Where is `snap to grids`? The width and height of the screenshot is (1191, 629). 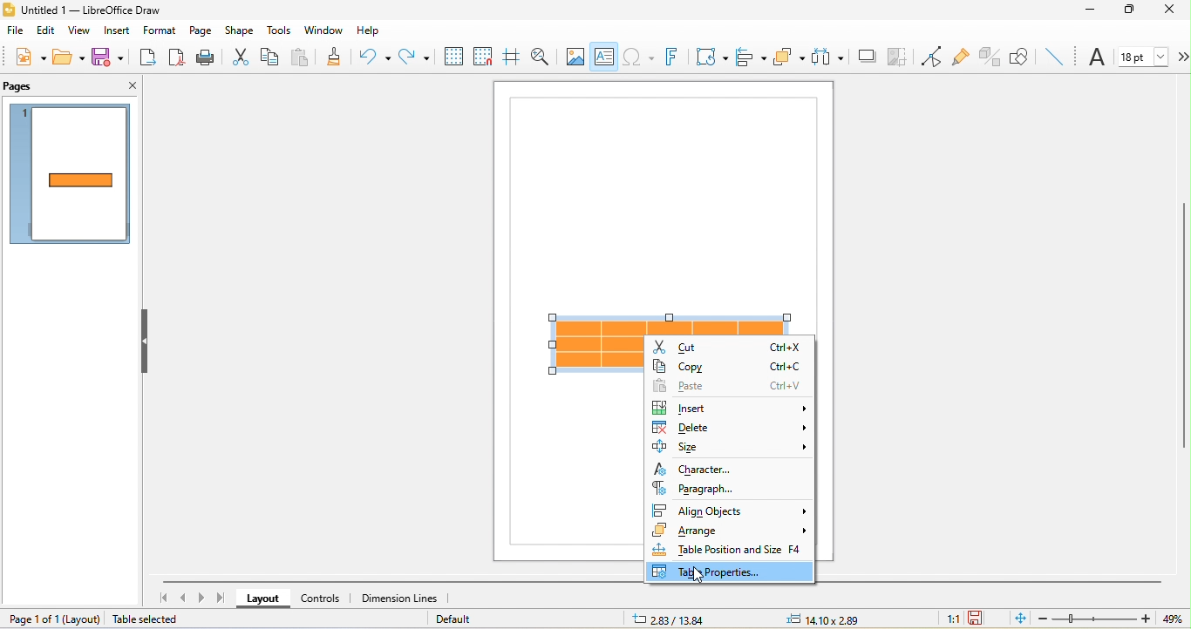 snap to grids is located at coordinates (484, 57).